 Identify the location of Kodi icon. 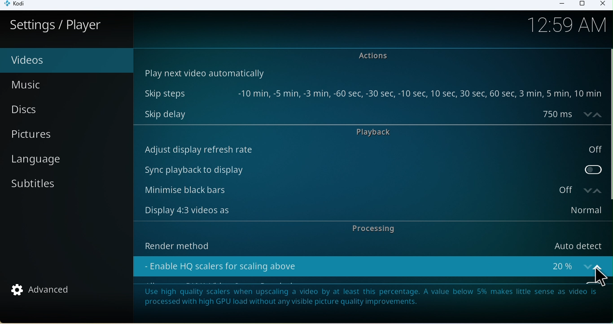
(18, 5).